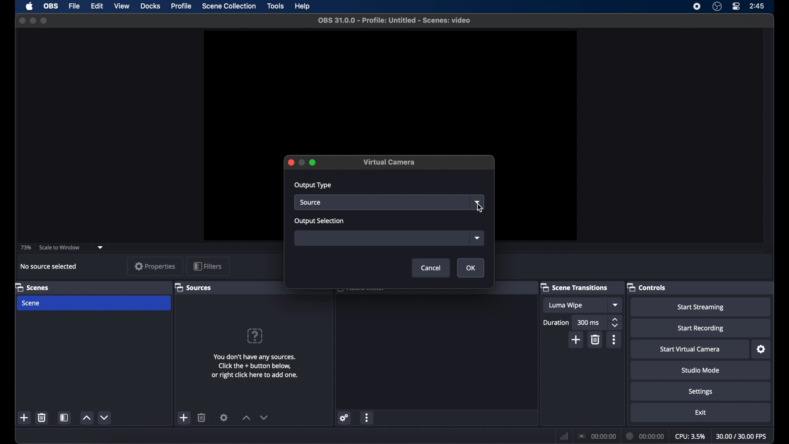 Image resolution: width=789 pixels, height=444 pixels. What do you see at coordinates (313, 185) in the screenshot?
I see `output type` at bounding box center [313, 185].